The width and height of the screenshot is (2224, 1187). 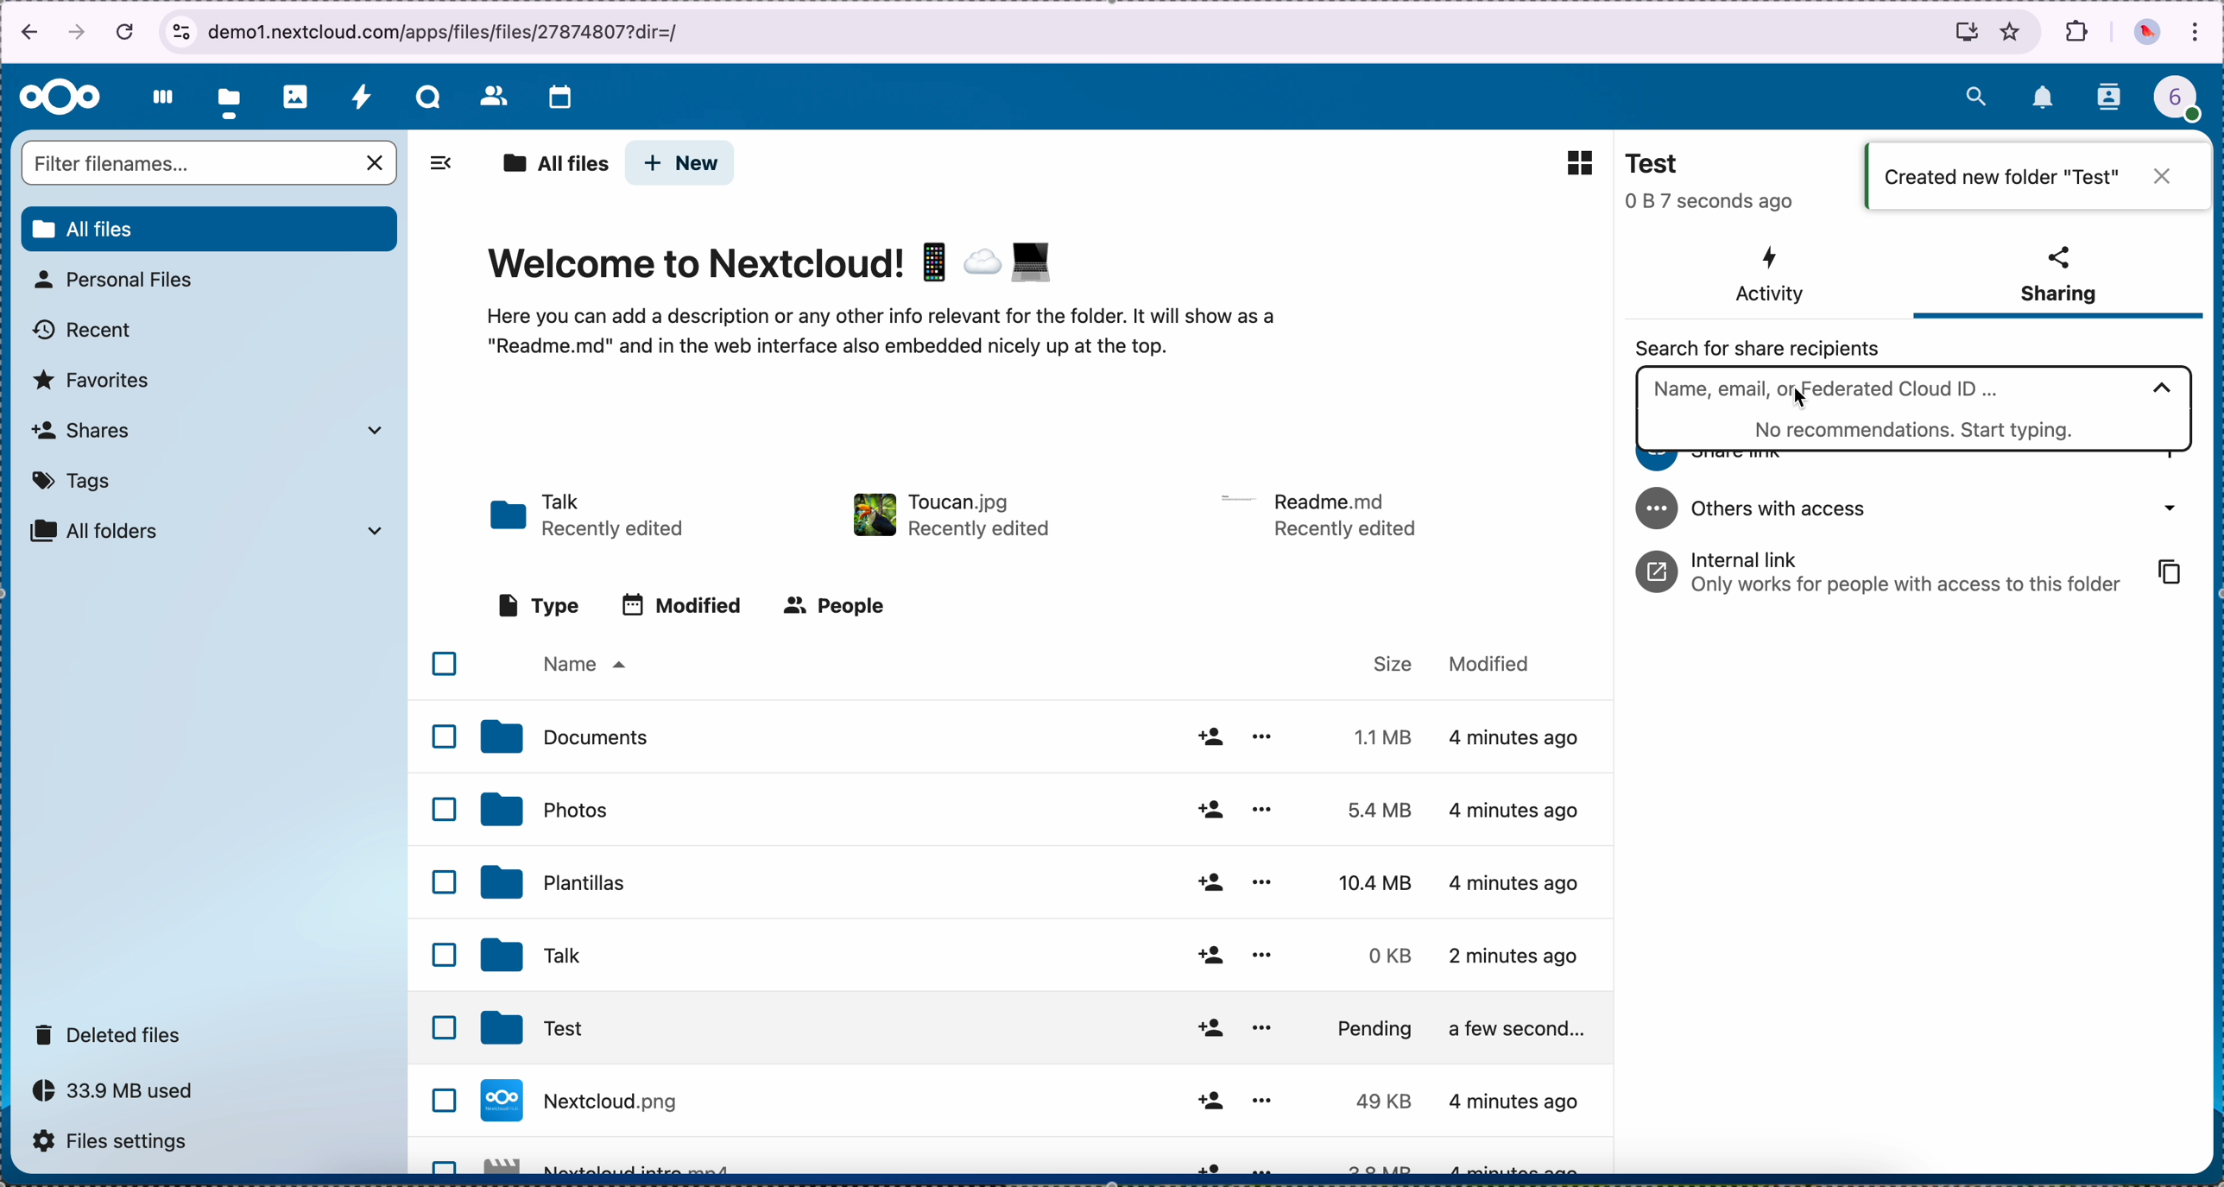 What do you see at coordinates (1048, 1029) in the screenshot?
I see `Test folder` at bounding box center [1048, 1029].